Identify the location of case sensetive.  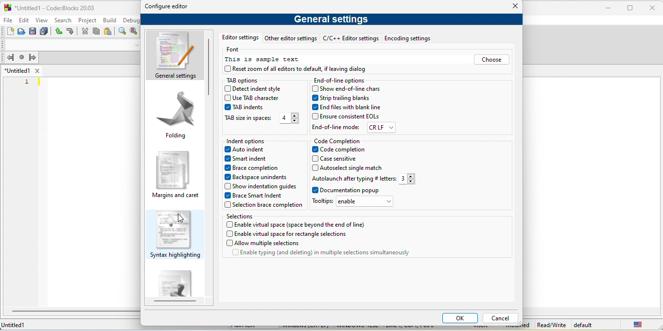
(354, 159).